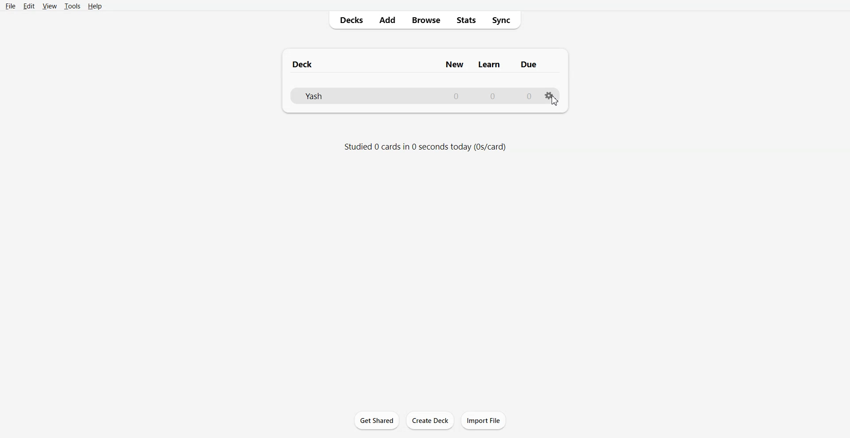 This screenshot has height=438, width=850. What do you see at coordinates (376, 419) in the screenshot?
I see `Get shared` at bounding box center [376, 419].